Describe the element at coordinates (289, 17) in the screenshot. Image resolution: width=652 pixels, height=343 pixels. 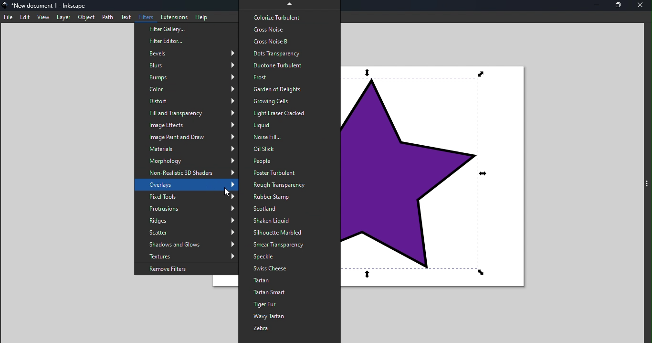
I see `Colorize turbulent ` at that location.